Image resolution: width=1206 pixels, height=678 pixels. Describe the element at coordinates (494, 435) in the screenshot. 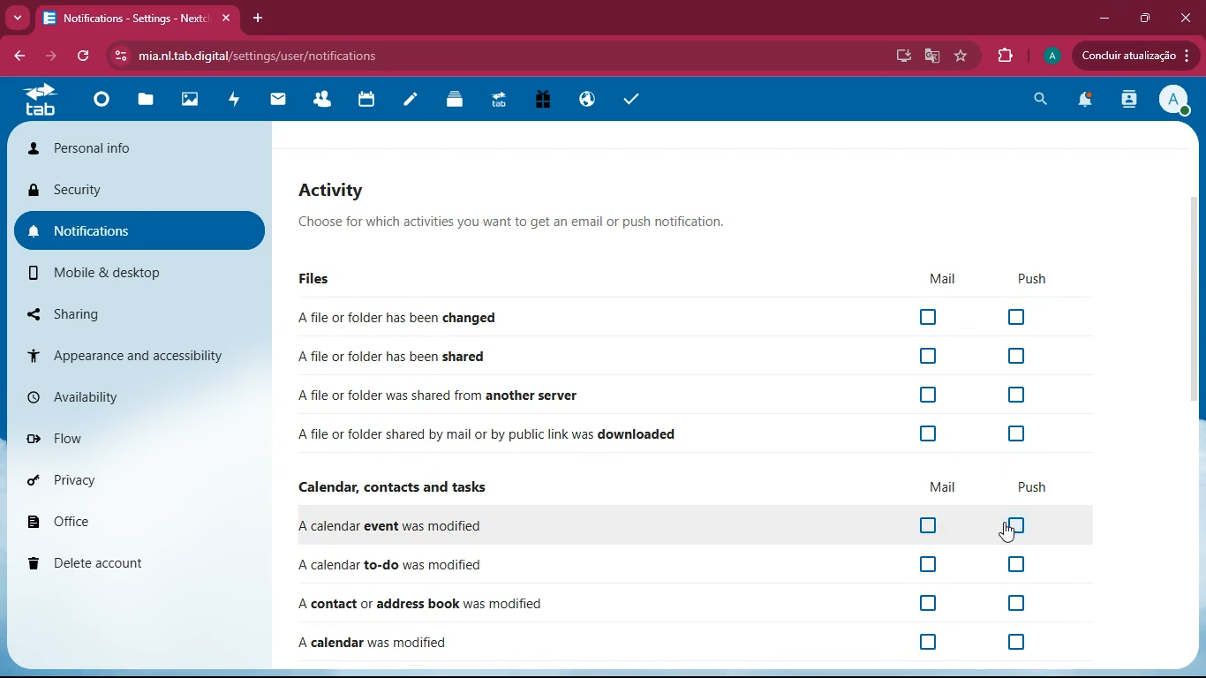

I see `A file or folder shared by mail or by public link was downloaded` at that location.